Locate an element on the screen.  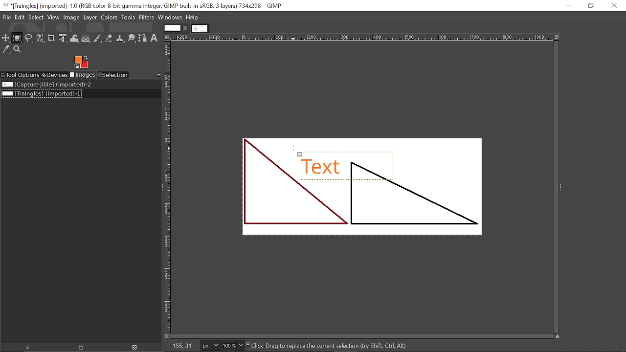
Select by color is located at coordinates (41, 39).